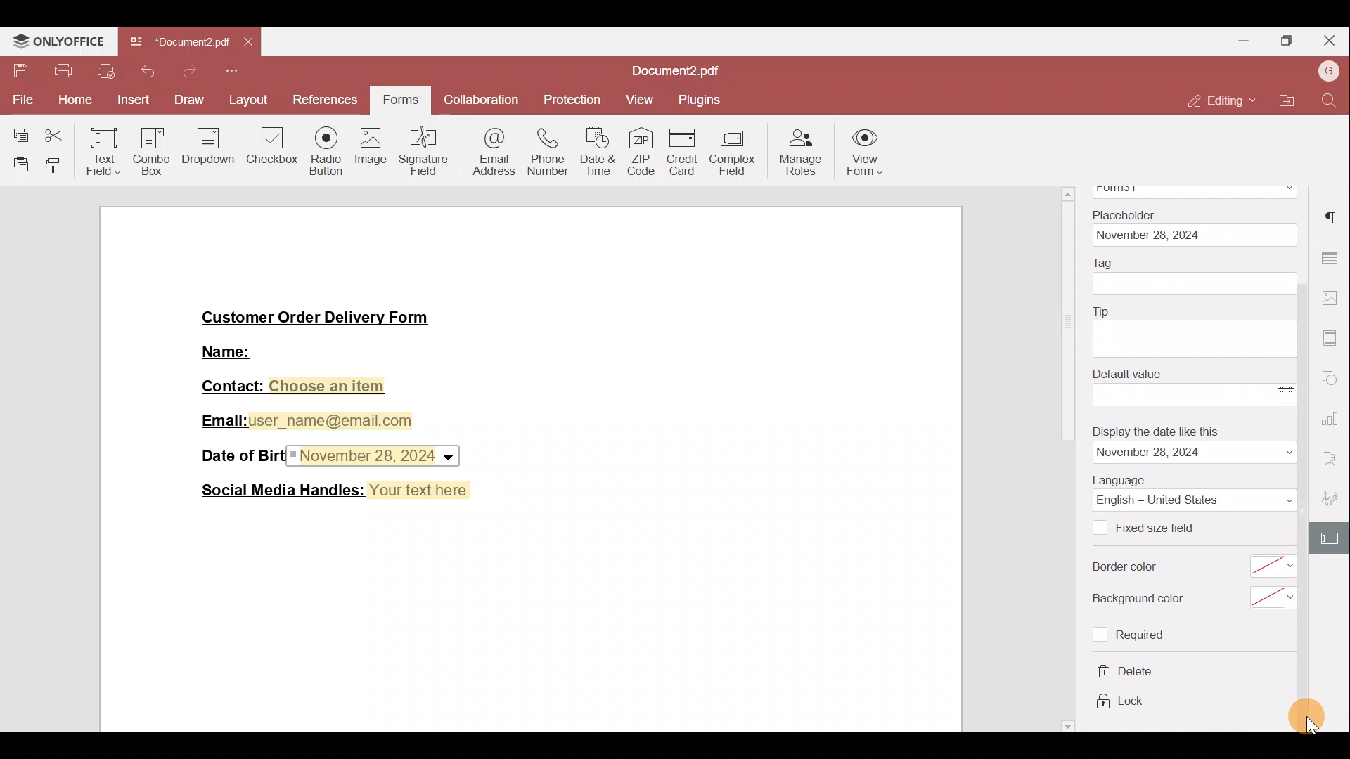 Image resolution: width=1350 pixels, height=759 pixels. What do you see at coordinates (274, 151) in the screenshot?
I see `Checkbox` at bounding box center [274, 151].